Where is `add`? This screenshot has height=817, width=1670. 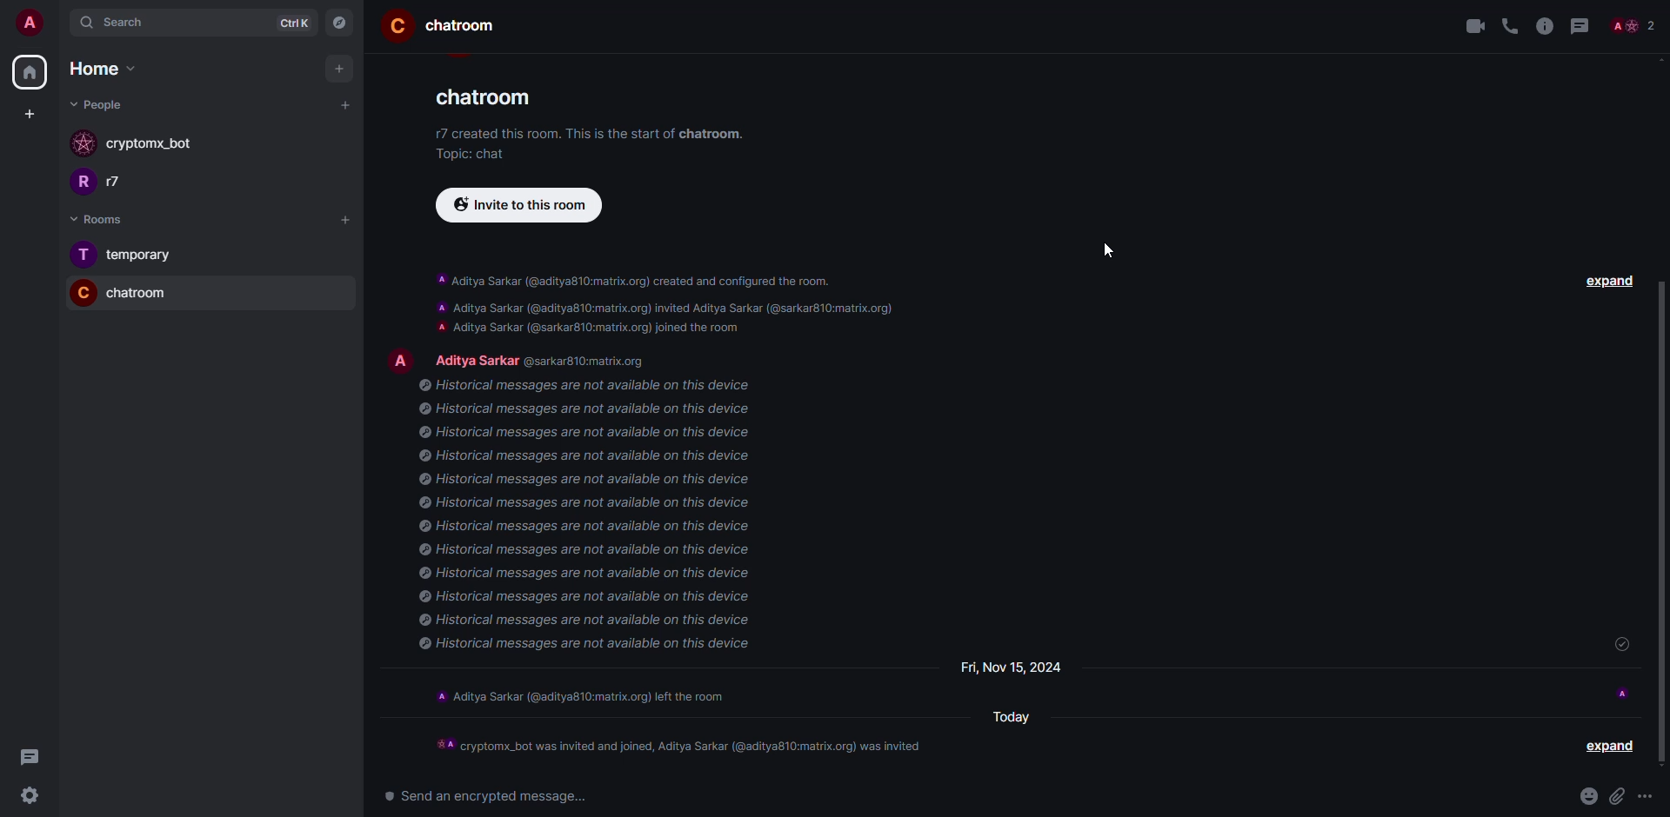 add is located at coordinates (339, 69).